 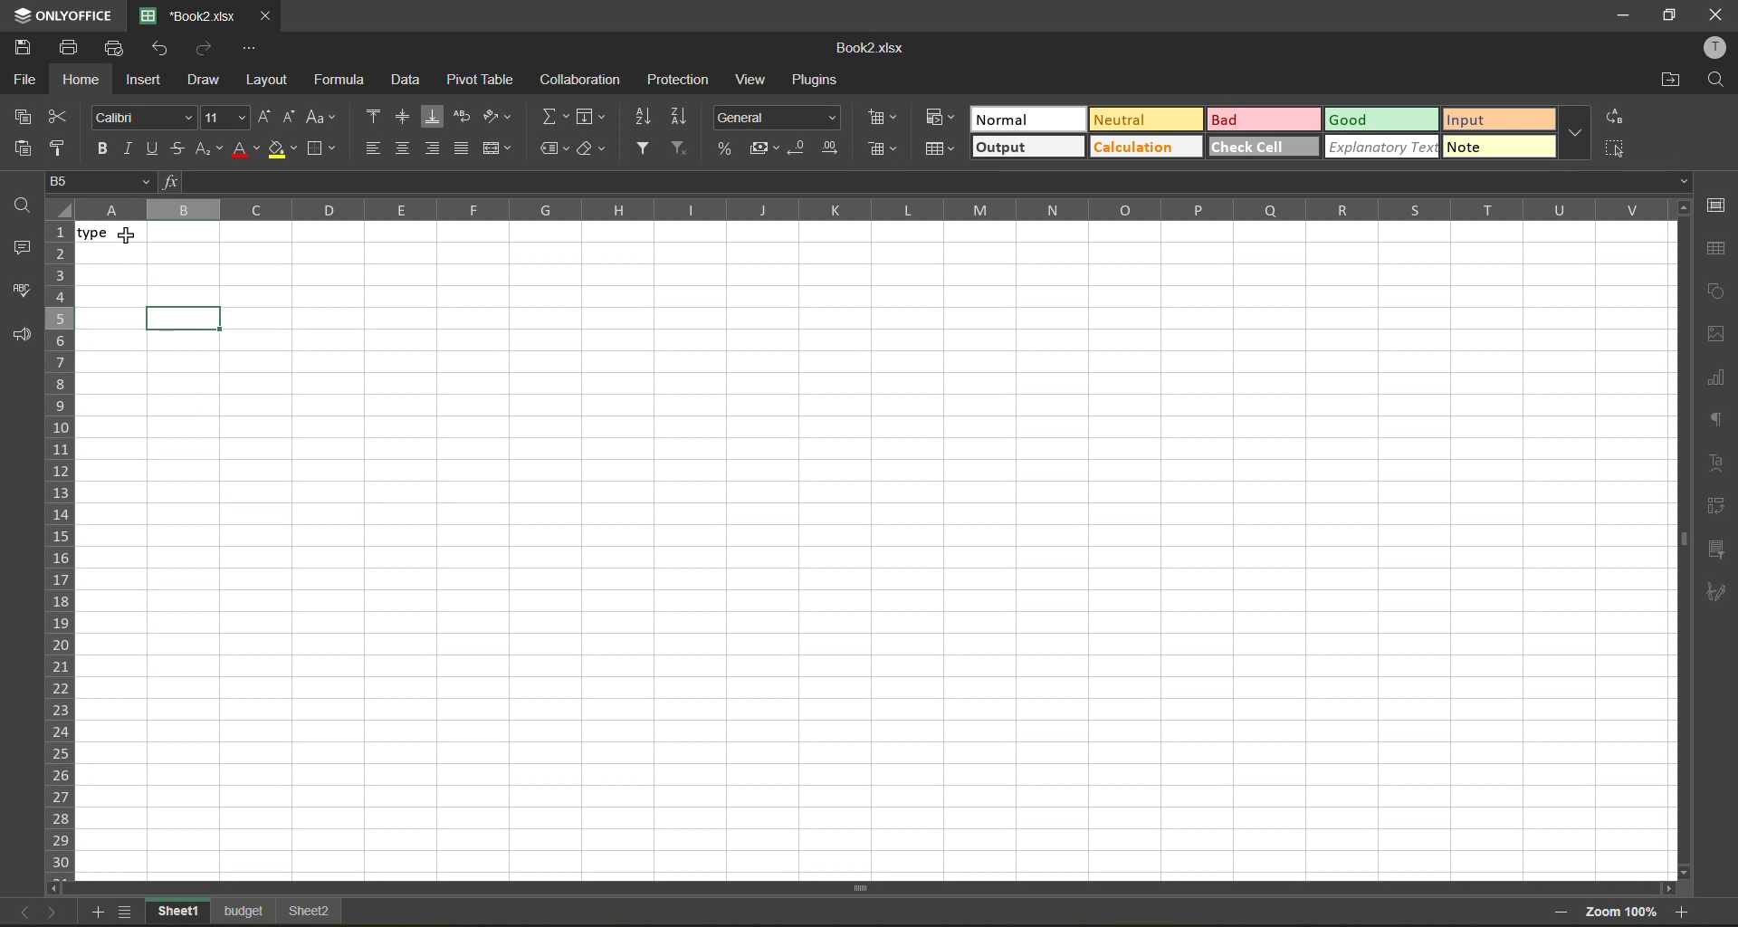 I want to click on sheet list, so click(x=129, y=913).